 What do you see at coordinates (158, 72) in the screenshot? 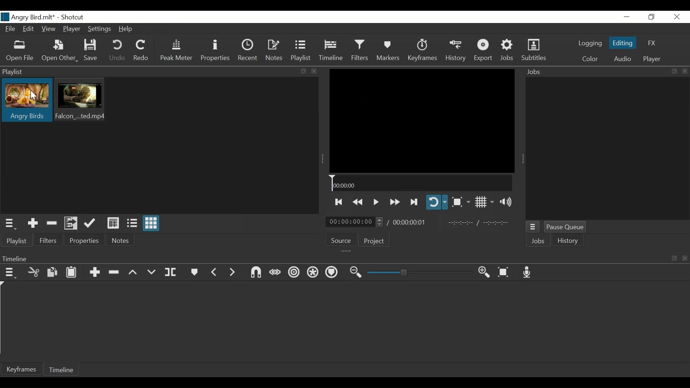
I see `Playlist Panel` at bounding box center [158, 72].